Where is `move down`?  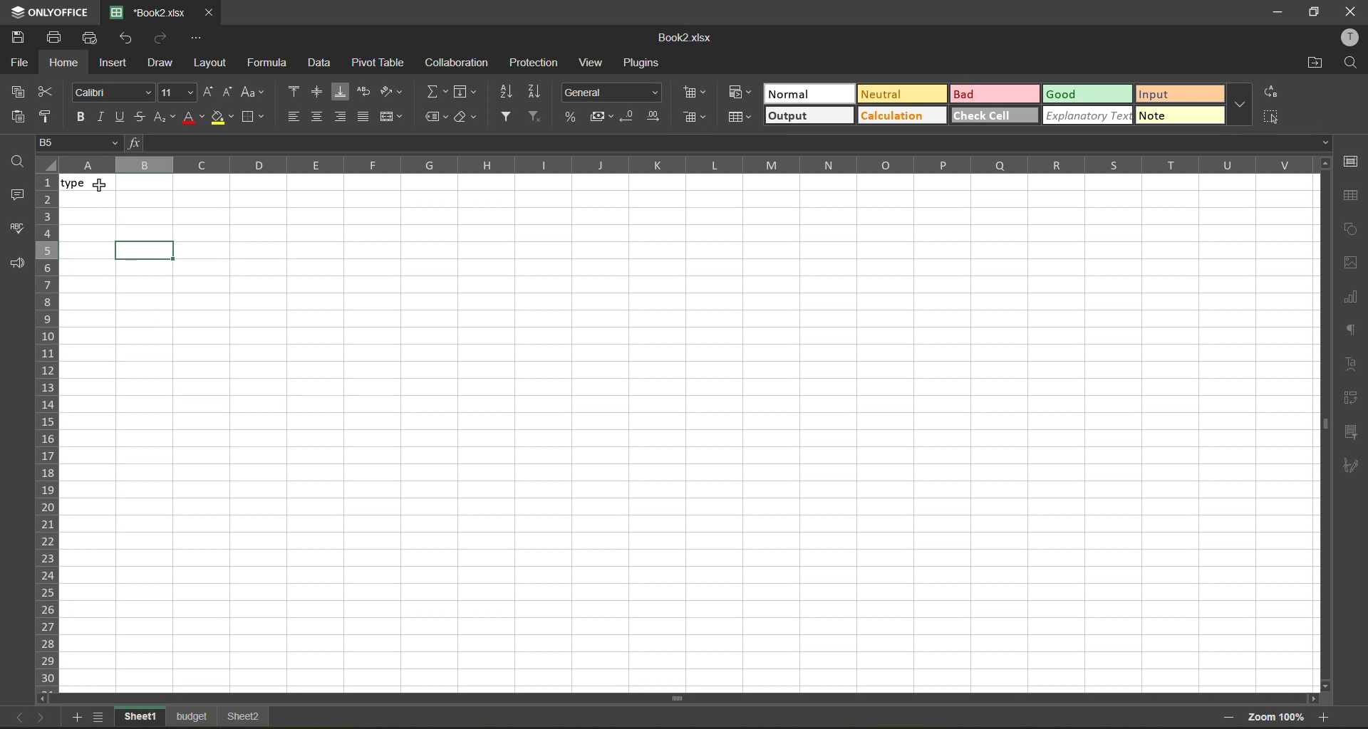
move down is located at coordinates (1325, 685).